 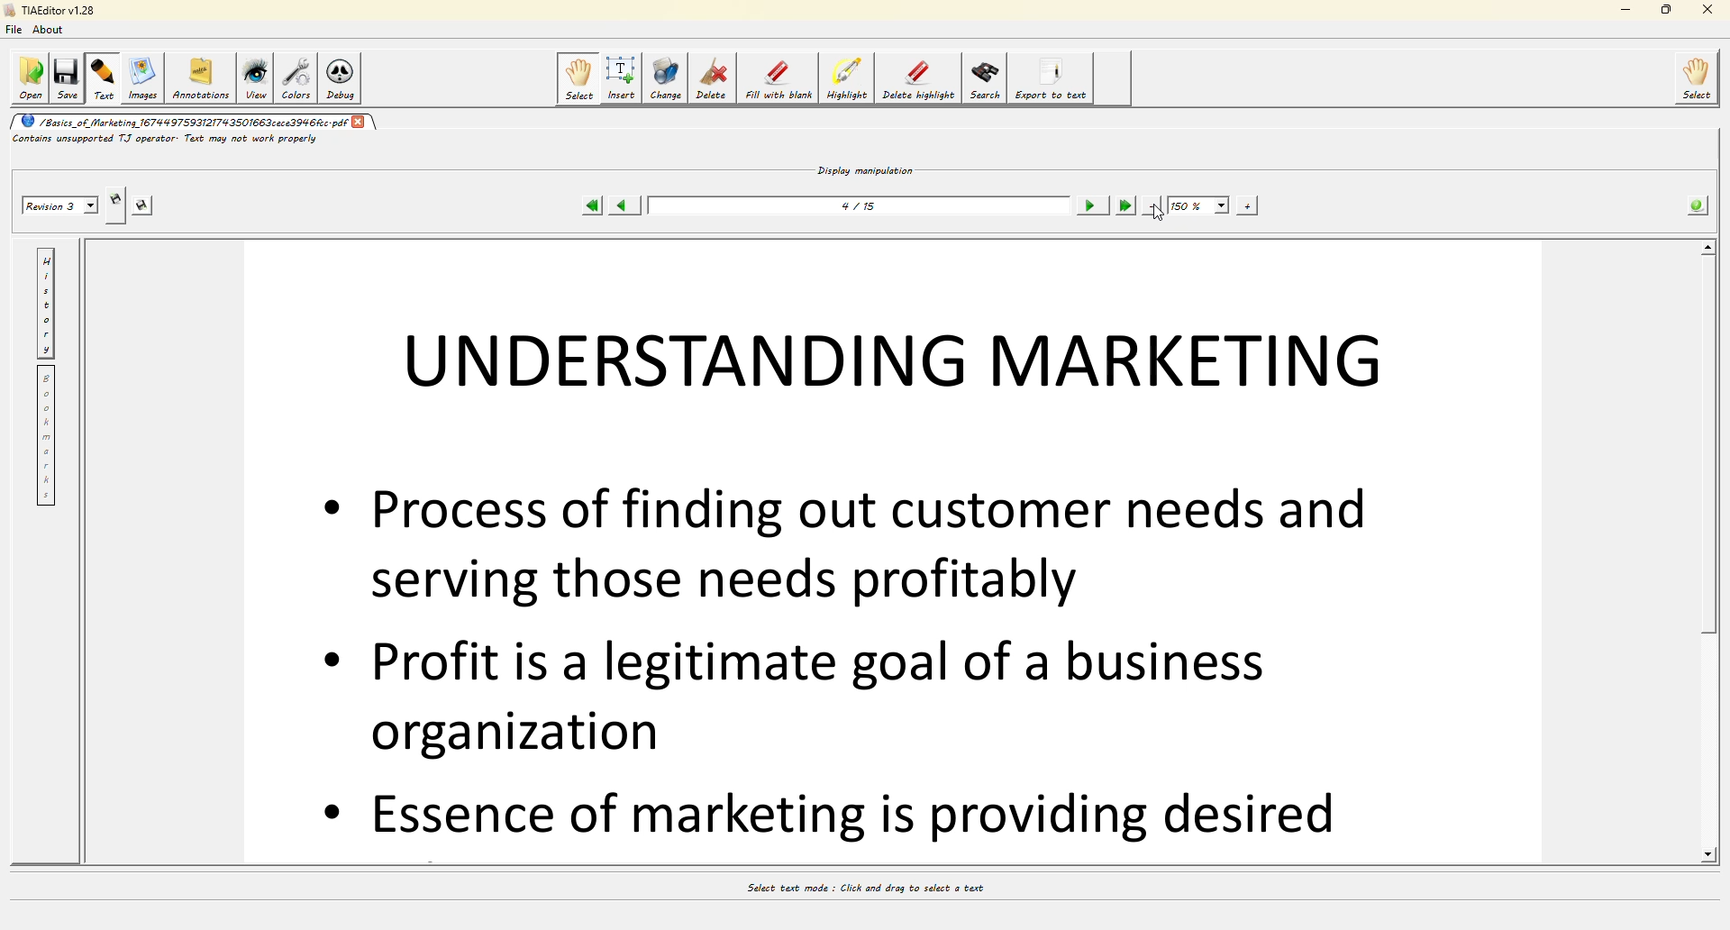 What do you see at coordinates (50, 31) in the screenshot?
I see `about` at bounding box center [50, 31].